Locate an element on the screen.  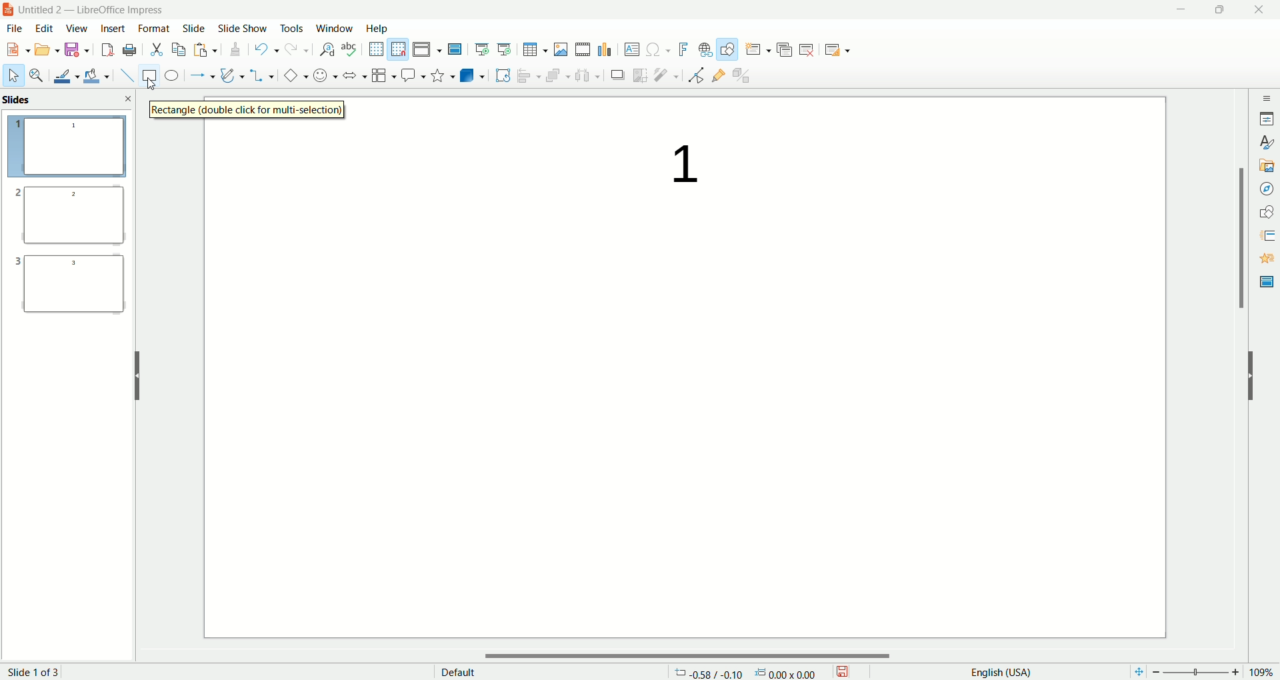
shadow is located at coordinates (619, 76).